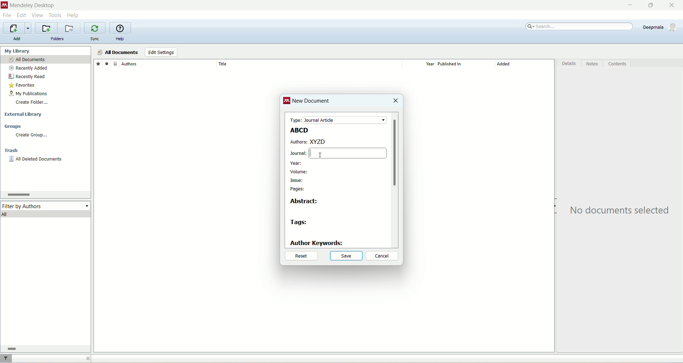 Image resolution: width=683 pixels, height=363 pixels. Describe the element at coordinates (14, 127) in the screenshot. I see `groups` at that location.